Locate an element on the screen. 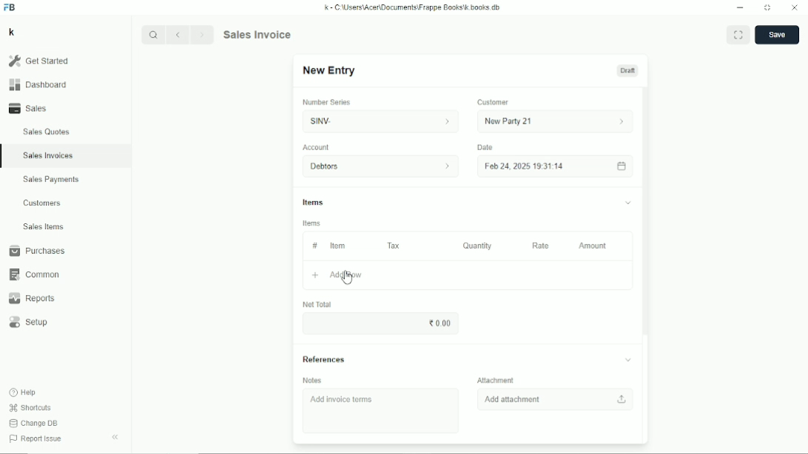 The height and width of the screenshot is (454, 808). New party 21 is located at coordinates (556, 121).